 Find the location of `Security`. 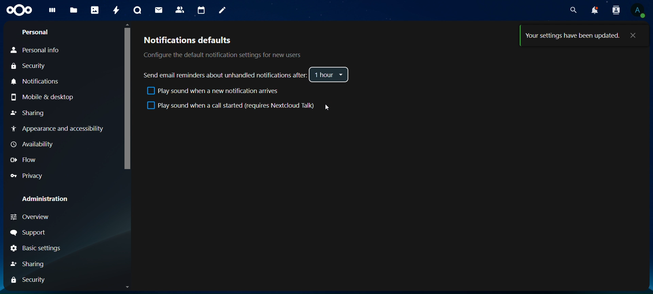

Security is located at coordinates (28, 66).